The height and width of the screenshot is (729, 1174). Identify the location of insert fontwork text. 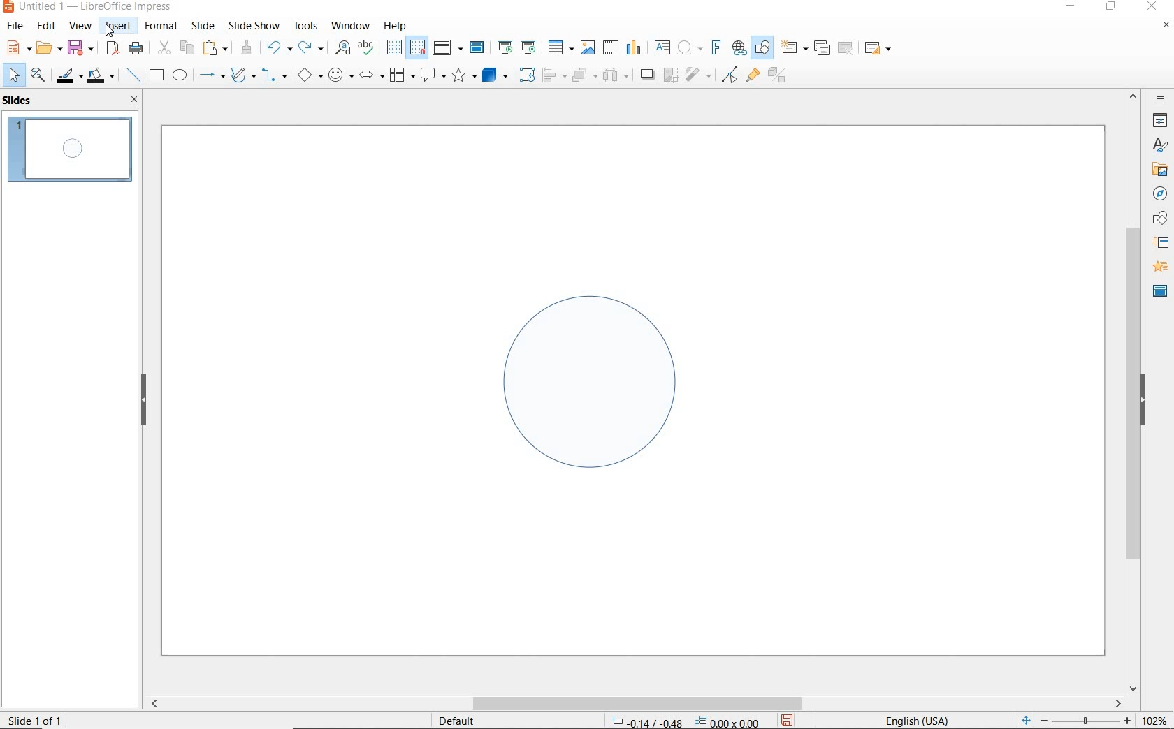
(714, 48).